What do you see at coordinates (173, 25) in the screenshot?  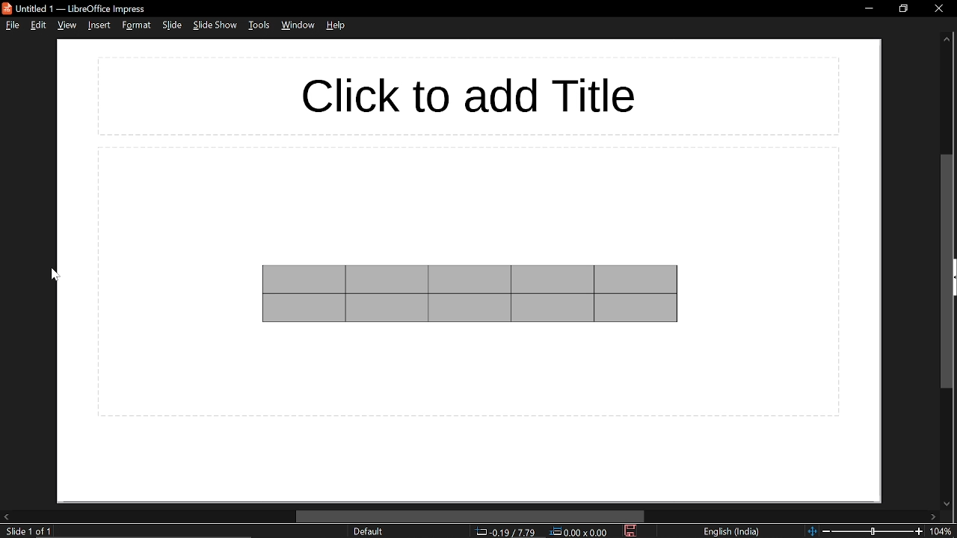 I see `slide` at bounding box center [173, 25].